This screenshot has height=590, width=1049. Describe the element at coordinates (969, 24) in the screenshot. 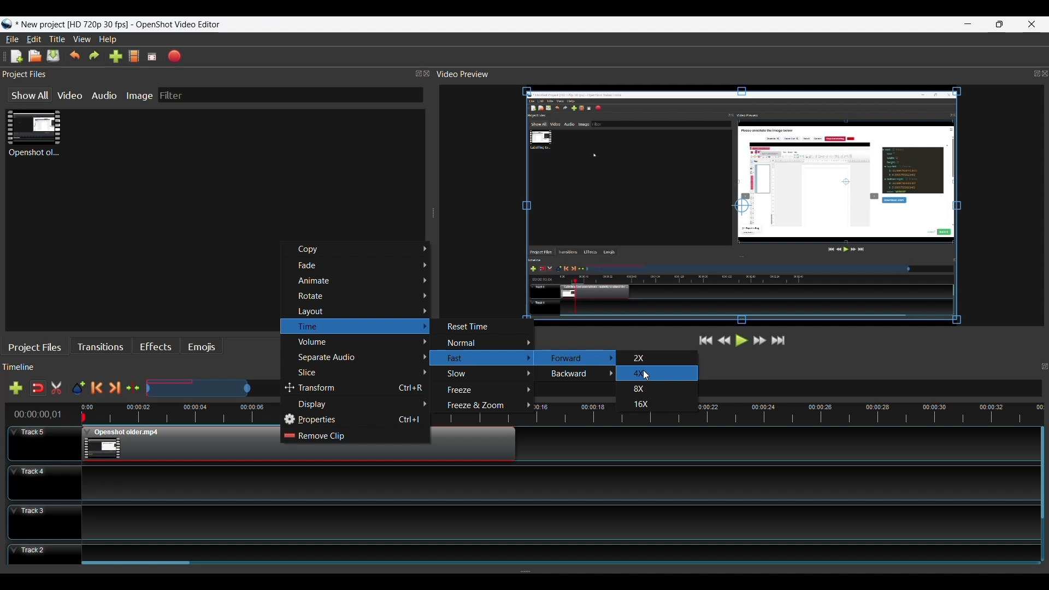

I see `minimize` at that location.